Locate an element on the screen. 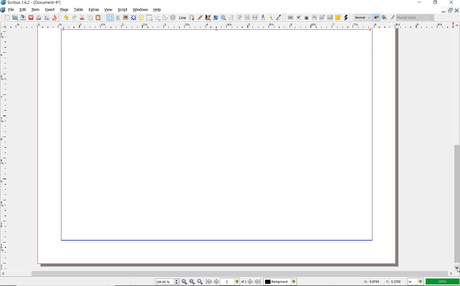 Image resolution: width=460 pixels, height=286 pixels. 100% is located at coordinates (442, 282).